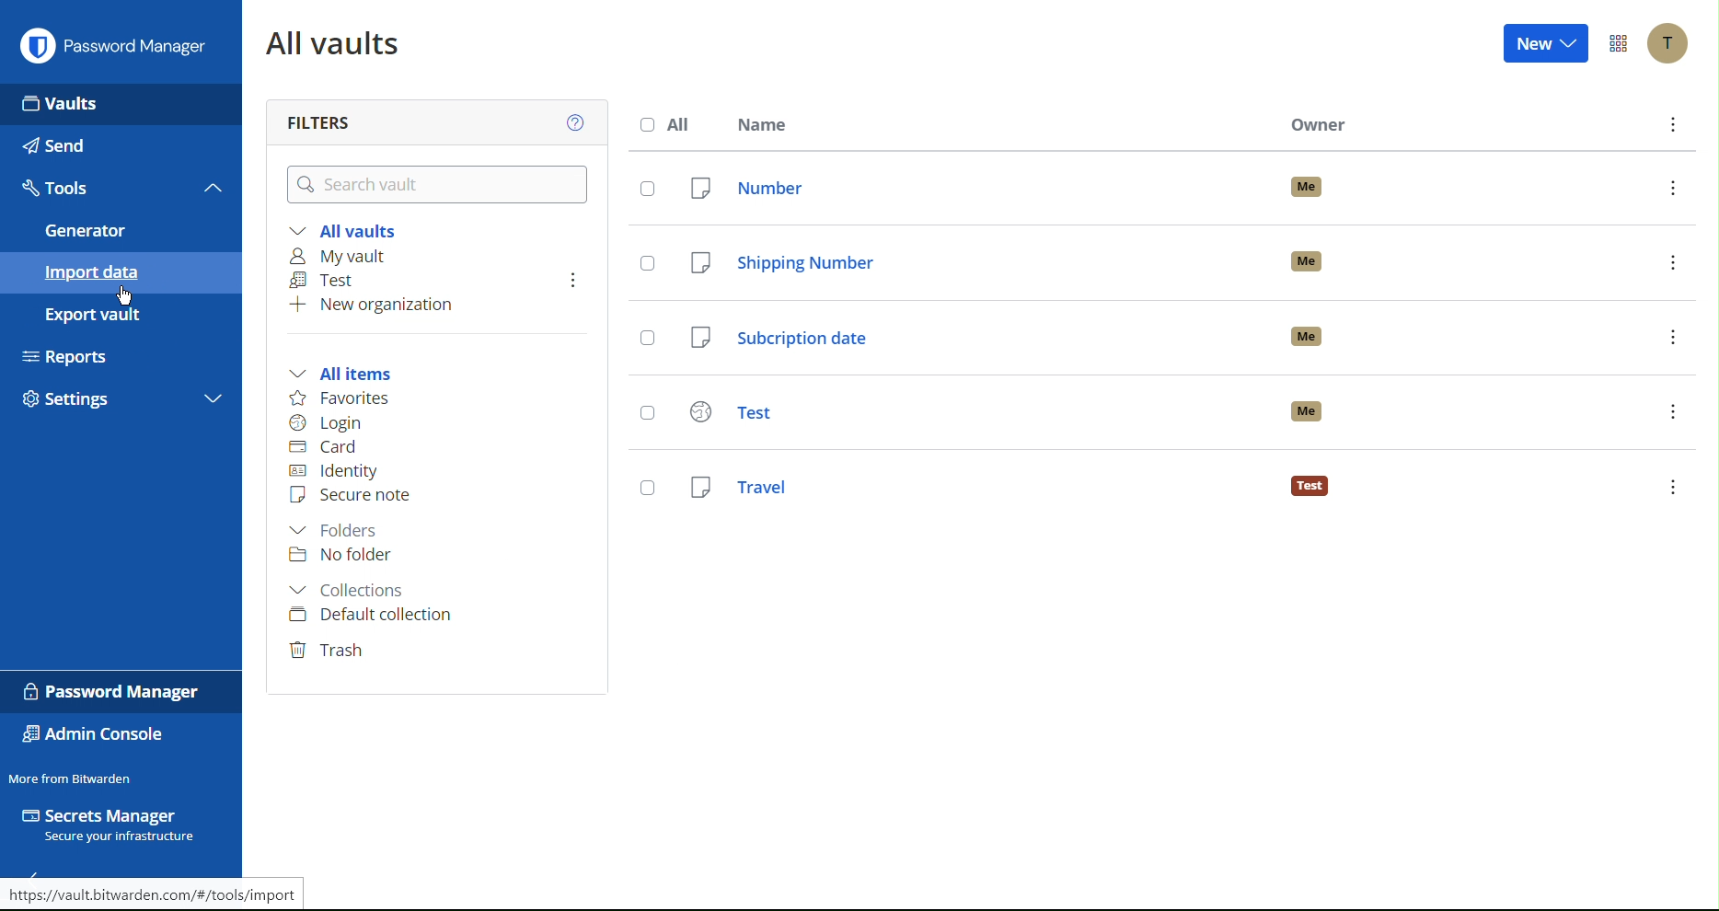 This screenshot has height=911, width=1719. What do you see at coordinates (1672, 411) in the screenshot?
I see `options` at bounding box center [1672, 411].